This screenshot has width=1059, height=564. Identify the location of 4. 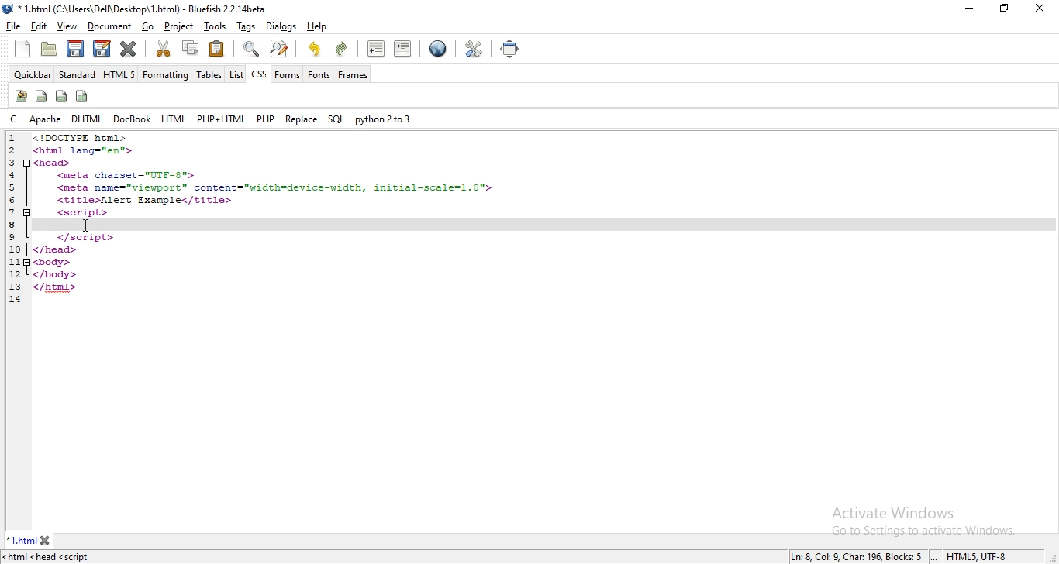
(15, 174).